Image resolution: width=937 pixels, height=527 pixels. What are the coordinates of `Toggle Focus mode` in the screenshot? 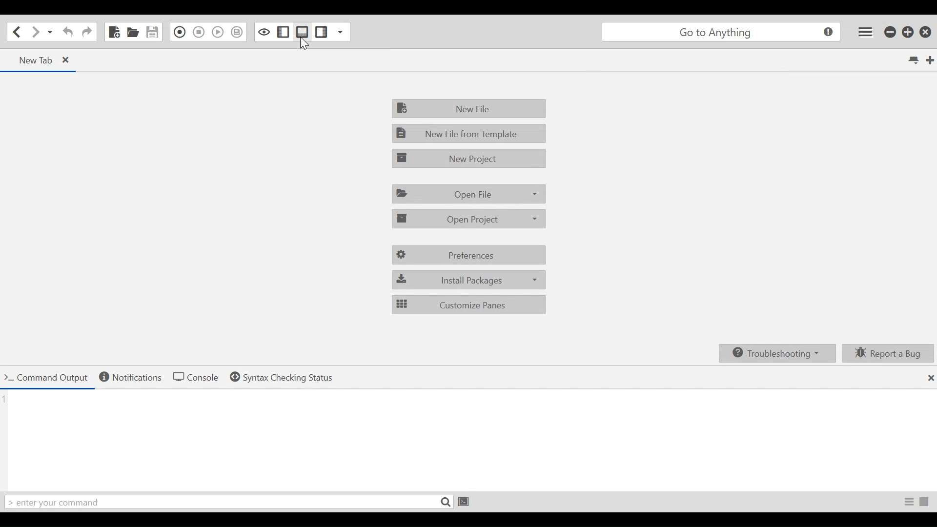 It's located at (264, 32).